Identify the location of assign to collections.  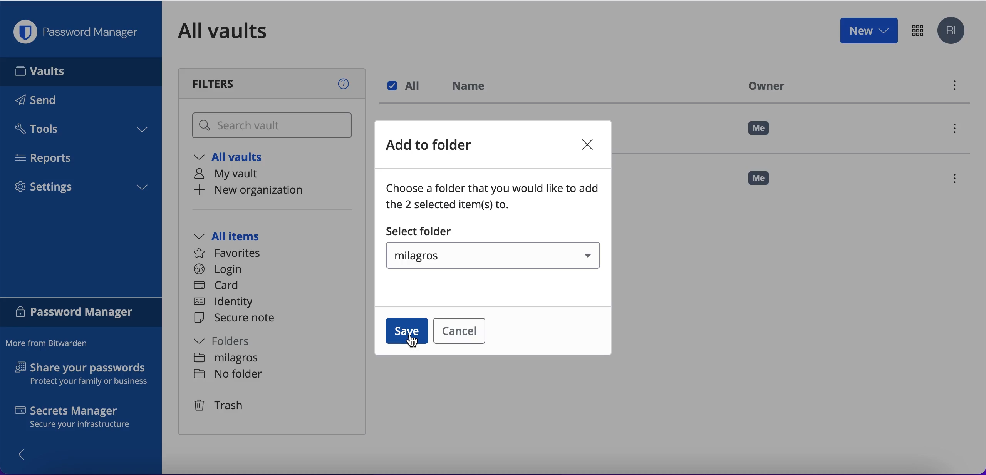
(952, 129).